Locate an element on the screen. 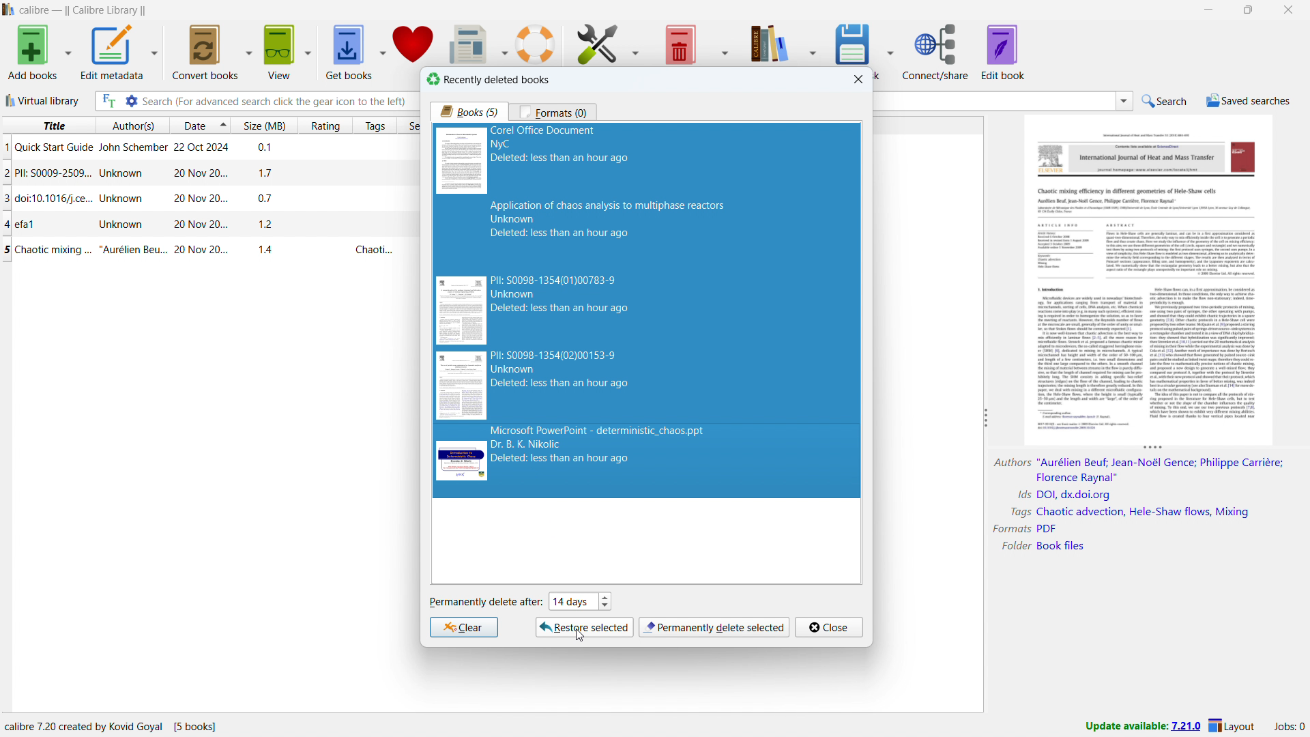  5 books selected is located at coordinates (647, 312).